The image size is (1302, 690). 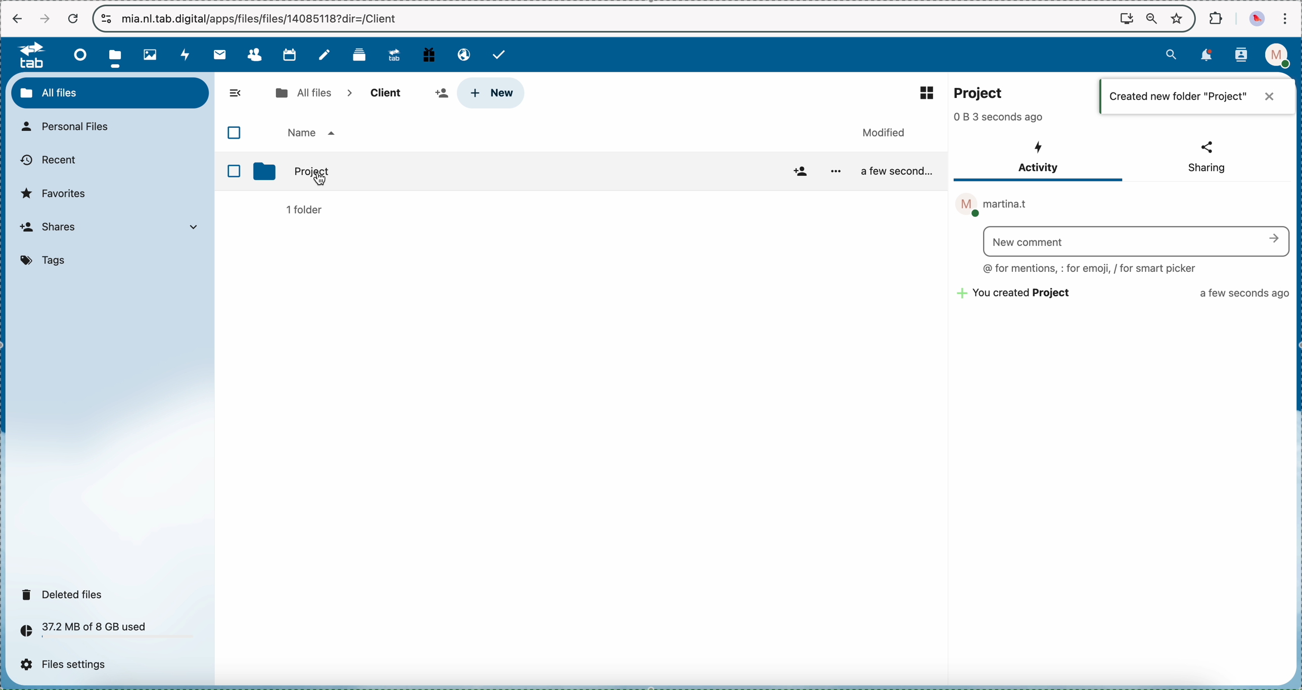 I want to click on screen, so click(x=1127, y=18).